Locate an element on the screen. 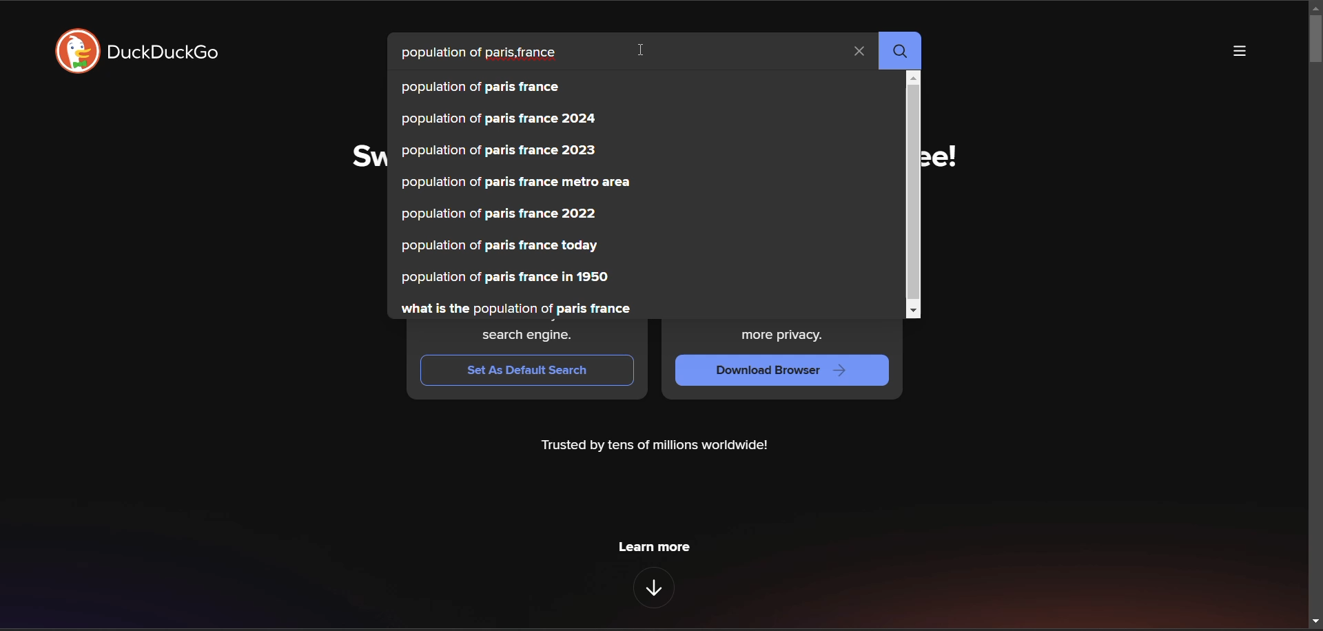 This screenshot has height=631, width=1323. search term is located at coordinates (482, 54).